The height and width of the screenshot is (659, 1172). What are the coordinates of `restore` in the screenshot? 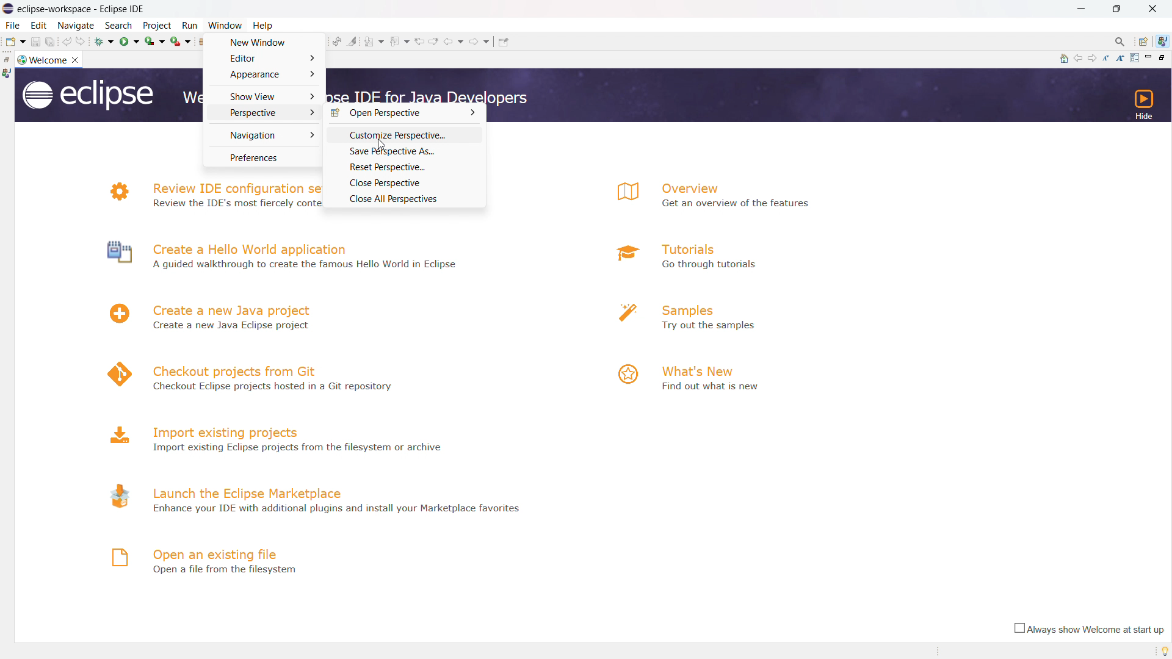 It's located at (7, 59).